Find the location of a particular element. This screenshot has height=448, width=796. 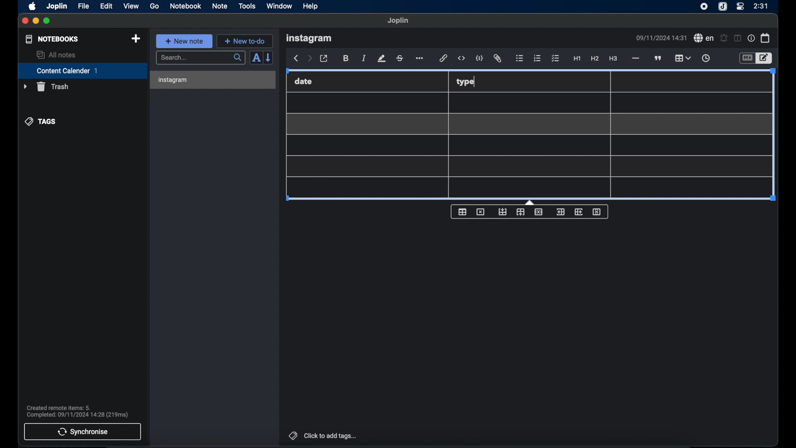

help is located at coordinates (311, 7).